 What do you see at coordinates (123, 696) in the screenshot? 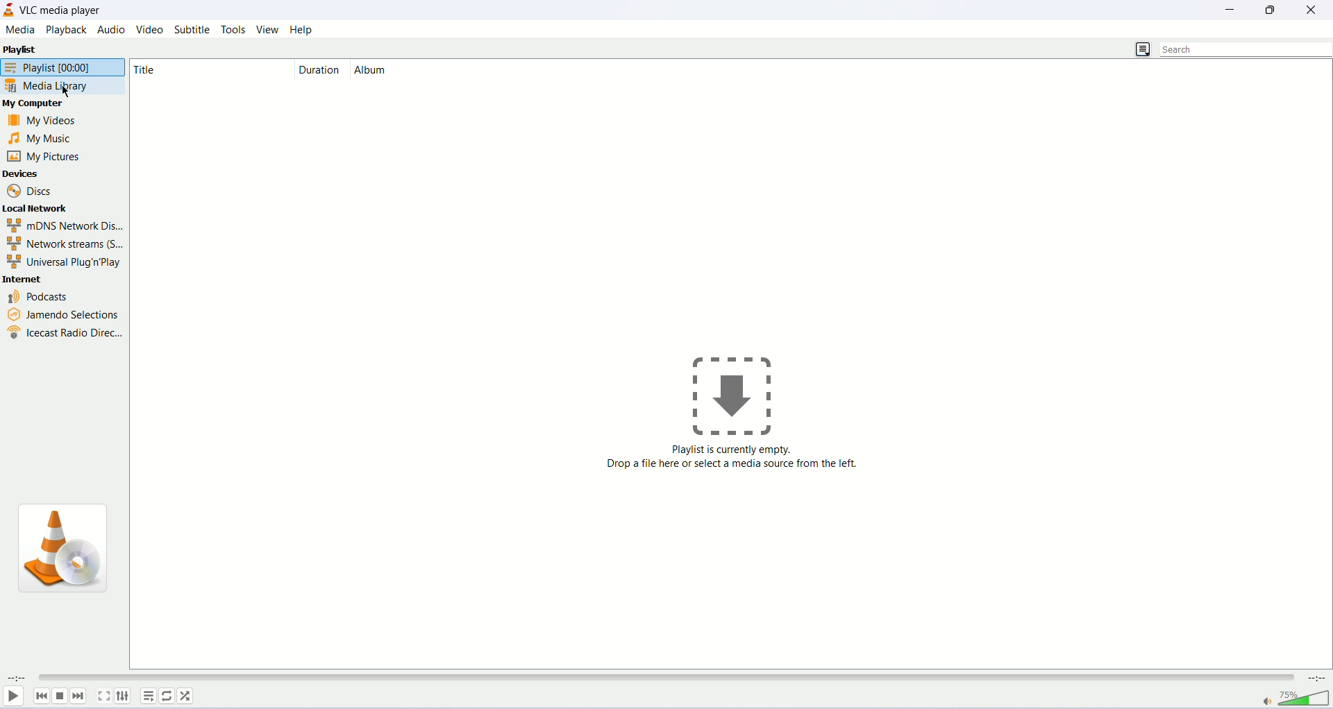
I see `extended settings` at bounding box center [123, 696].